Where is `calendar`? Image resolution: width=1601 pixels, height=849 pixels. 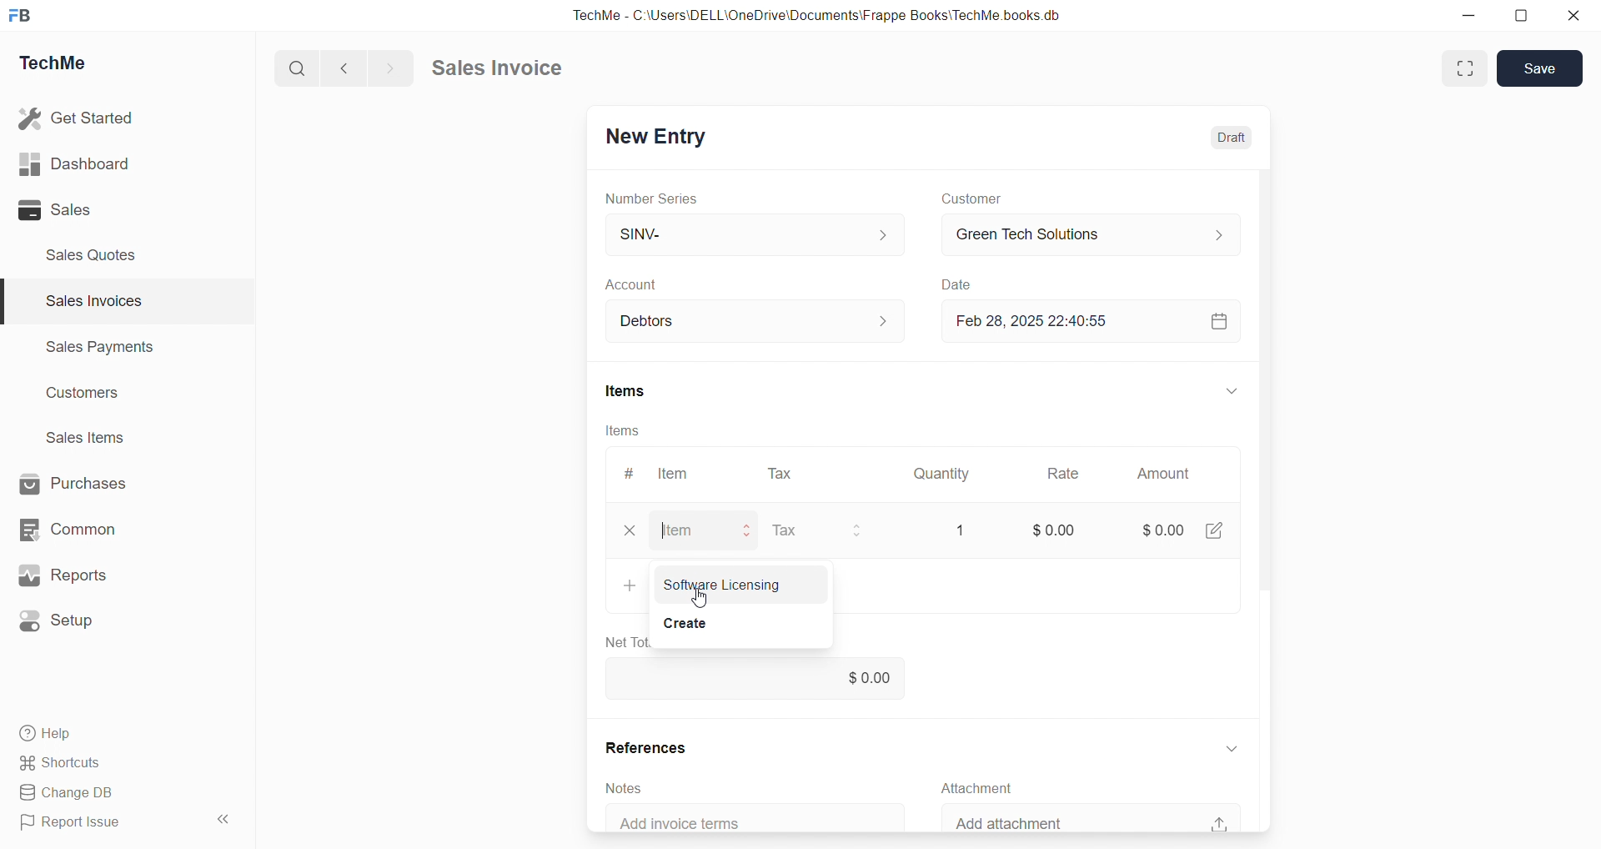 calendar is located at coordinates (1219, 321).